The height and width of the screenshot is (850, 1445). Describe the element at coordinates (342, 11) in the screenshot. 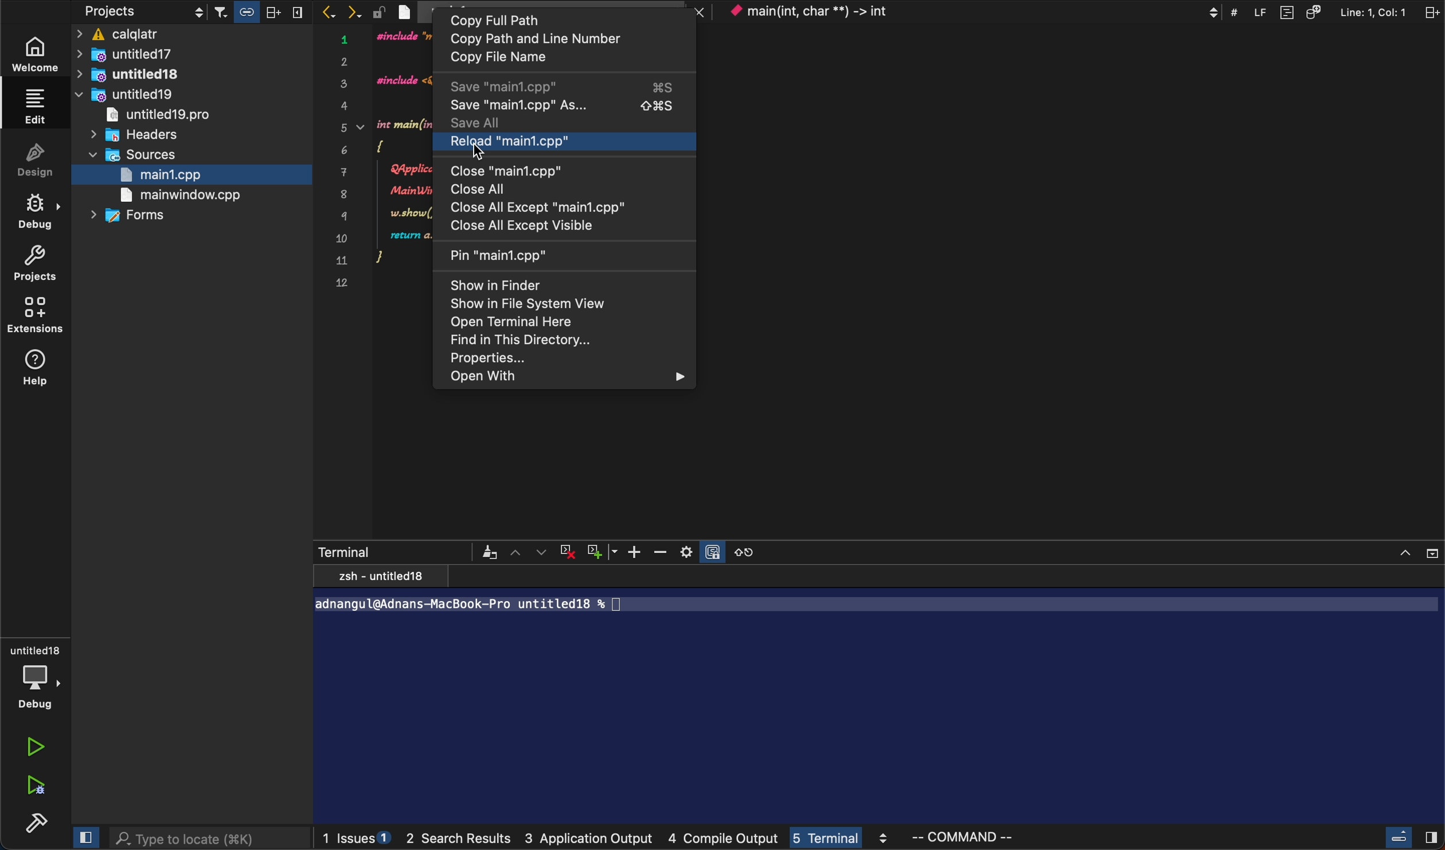

I see `arrows` at that location.